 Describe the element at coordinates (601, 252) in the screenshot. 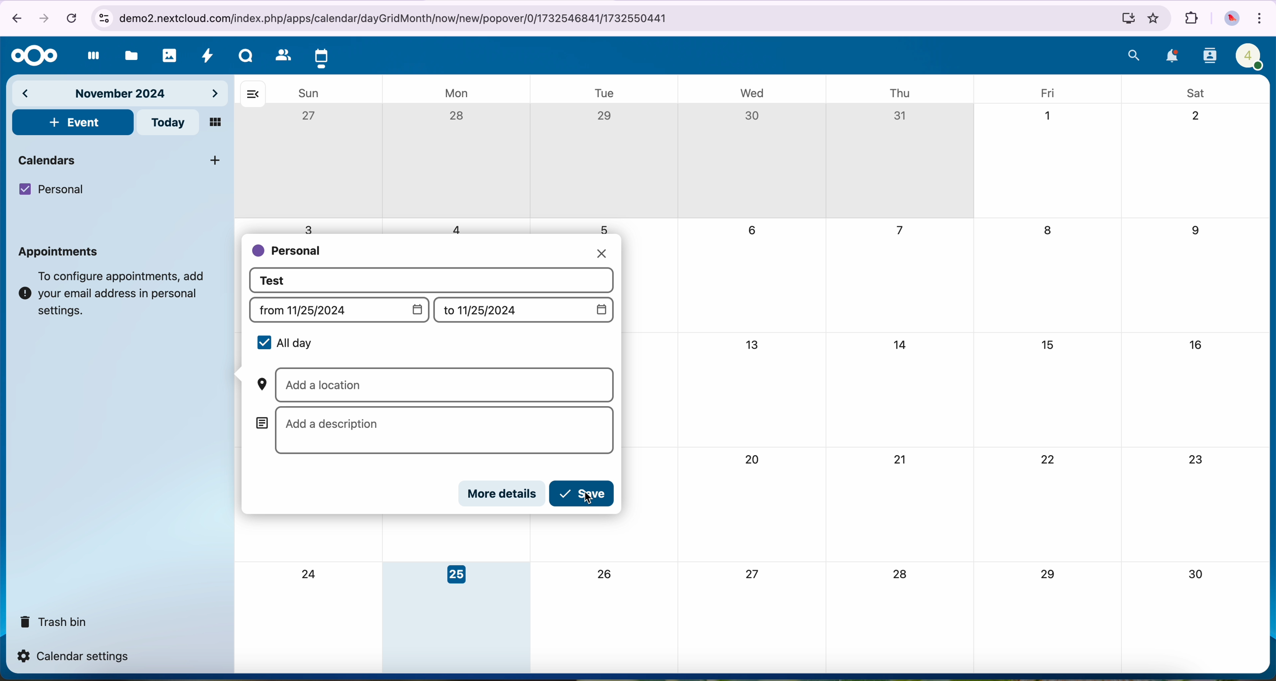

I see `close pop-up` at that location.